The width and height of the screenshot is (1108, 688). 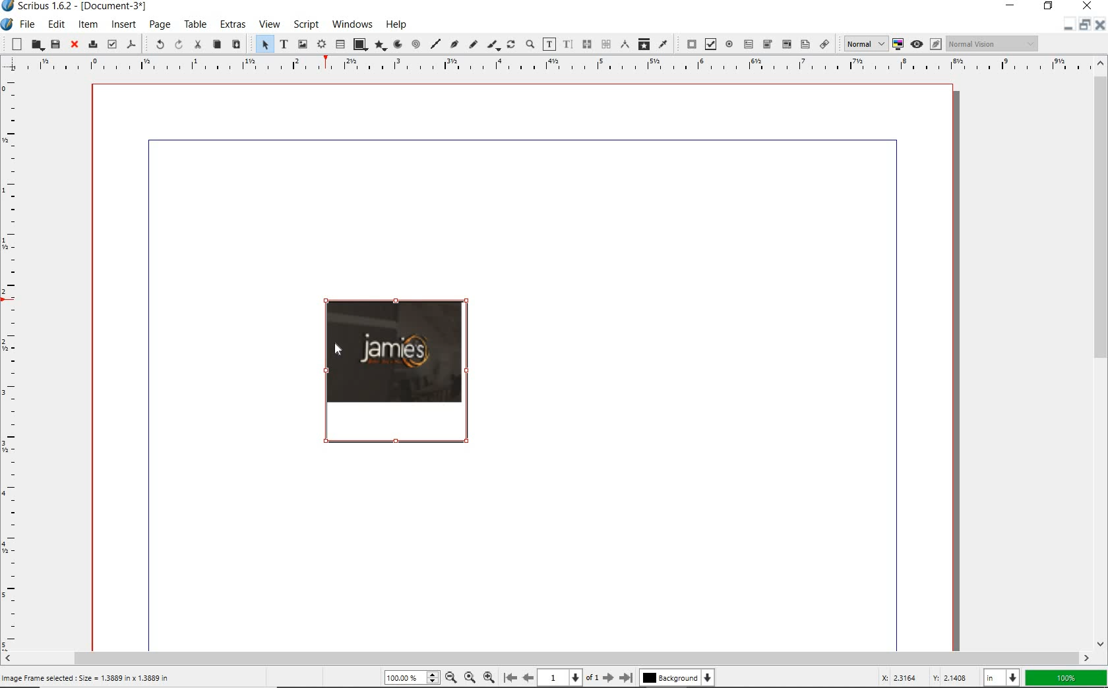 What do you see at coordinates (805, 43) in the screenshot?
I see `pdf list box` at bounding box center [805, 43].